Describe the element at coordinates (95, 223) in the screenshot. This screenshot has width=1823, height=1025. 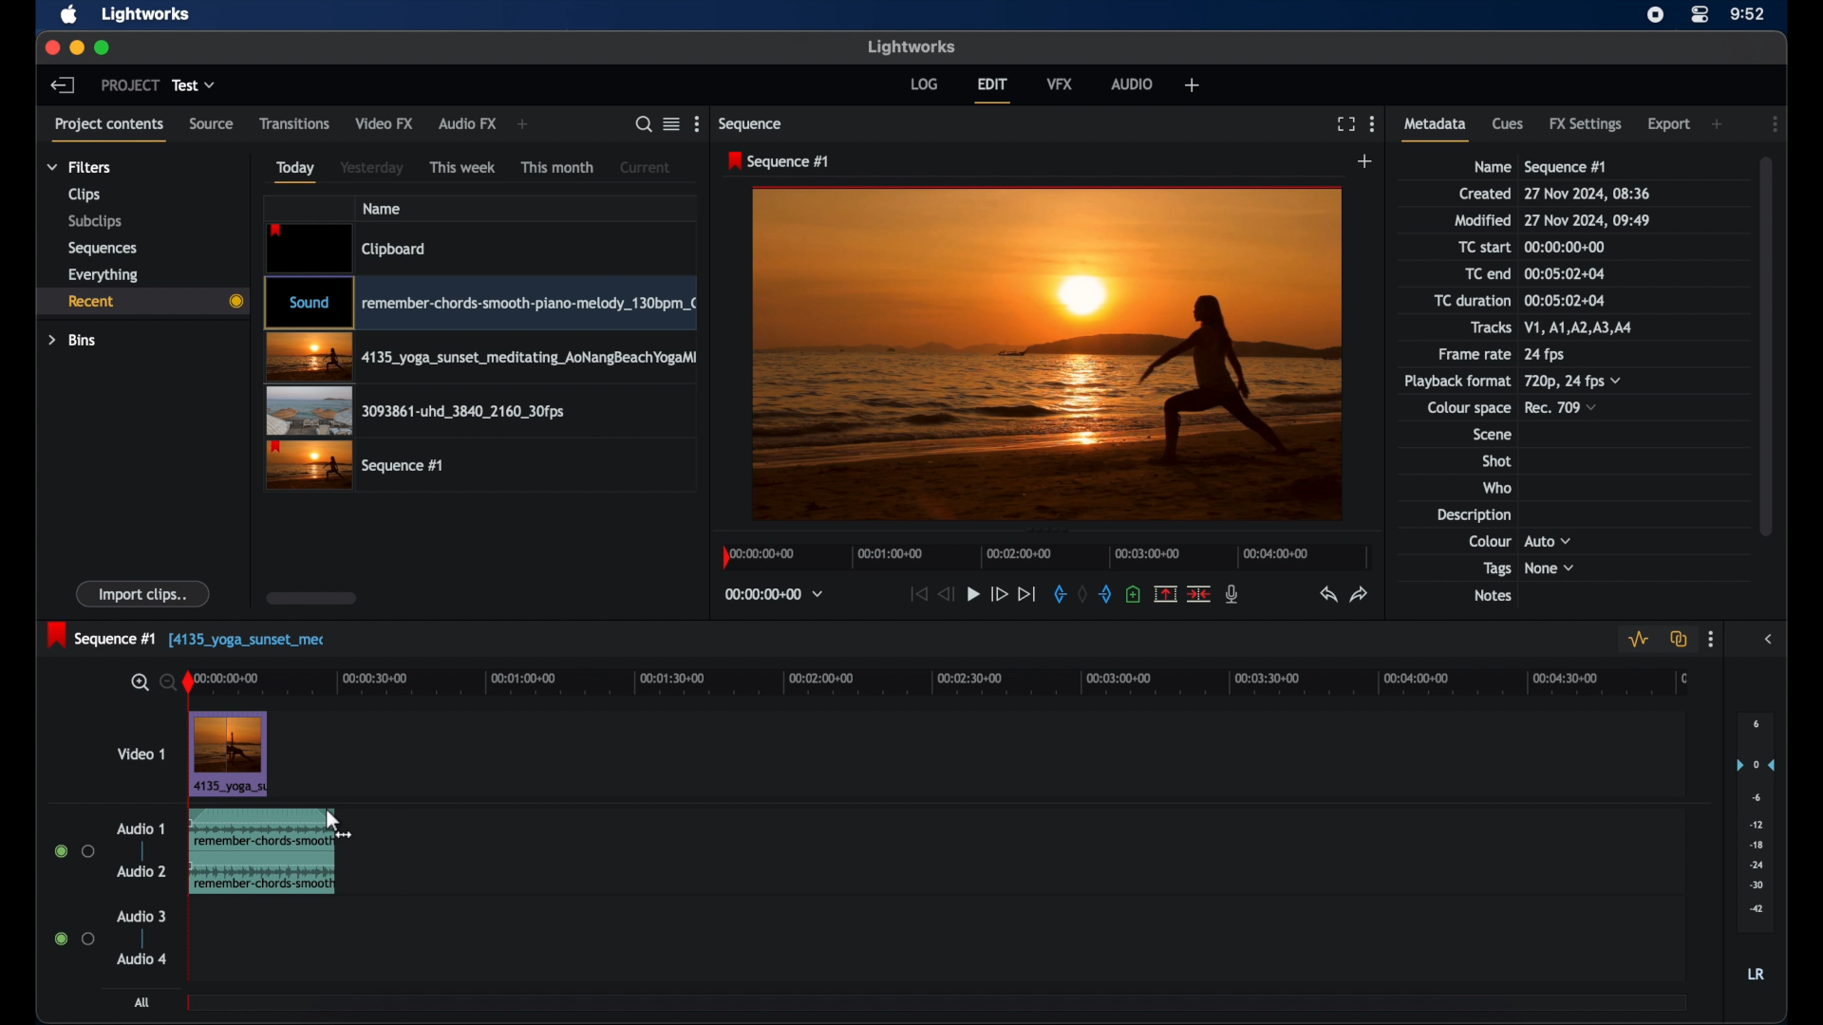
I see `subclips` at that location.